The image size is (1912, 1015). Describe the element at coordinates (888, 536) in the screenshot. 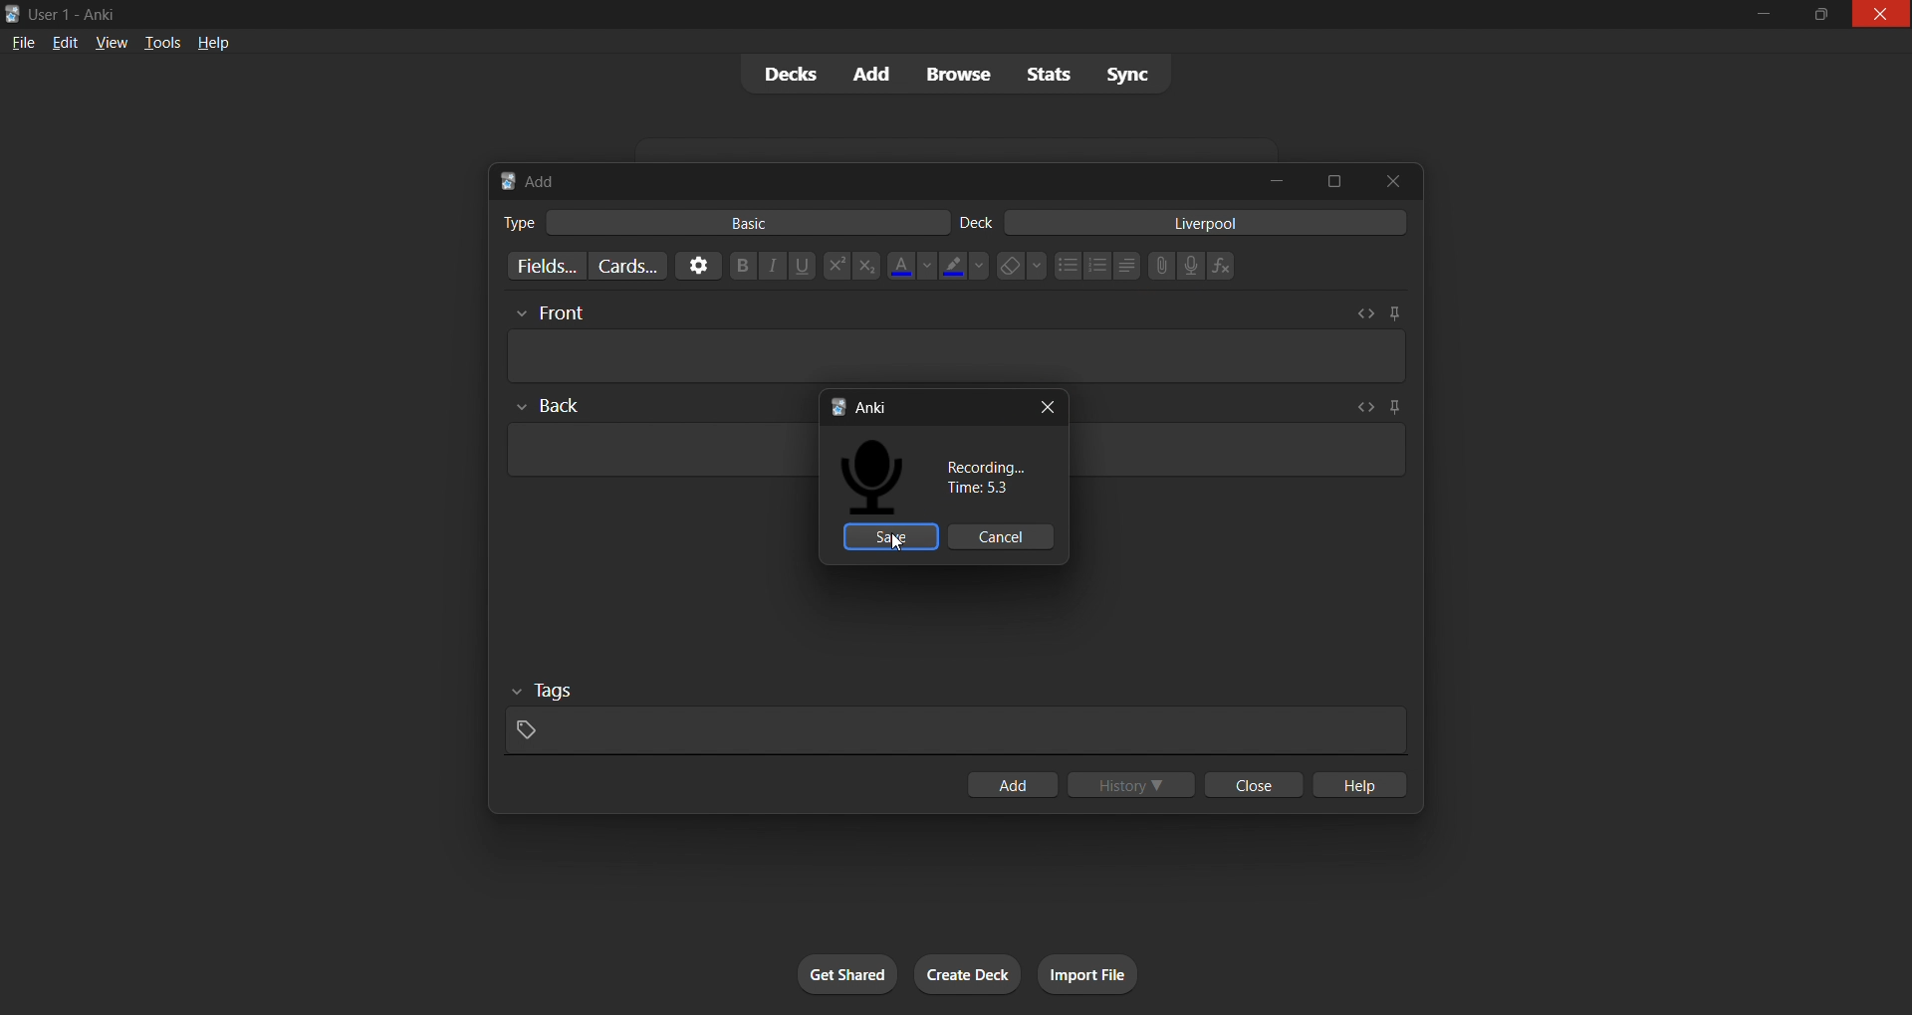

I see `save` at that location.